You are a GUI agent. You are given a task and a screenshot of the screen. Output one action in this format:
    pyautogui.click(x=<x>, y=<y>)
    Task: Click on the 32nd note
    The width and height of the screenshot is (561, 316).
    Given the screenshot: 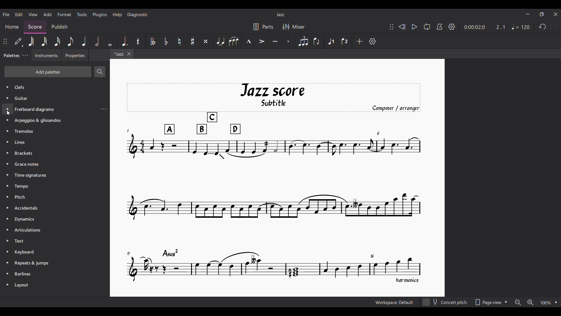 What is the action you would take?
    pyautogui.click(x=44, y=41)
    